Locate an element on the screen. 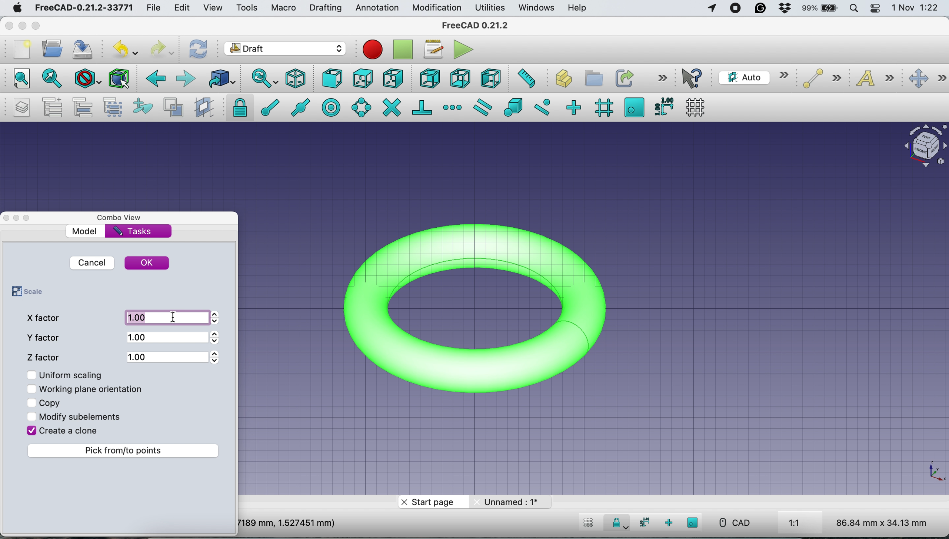 This screenshot has height=539, width=949. save is located at coordinates (85, 48).